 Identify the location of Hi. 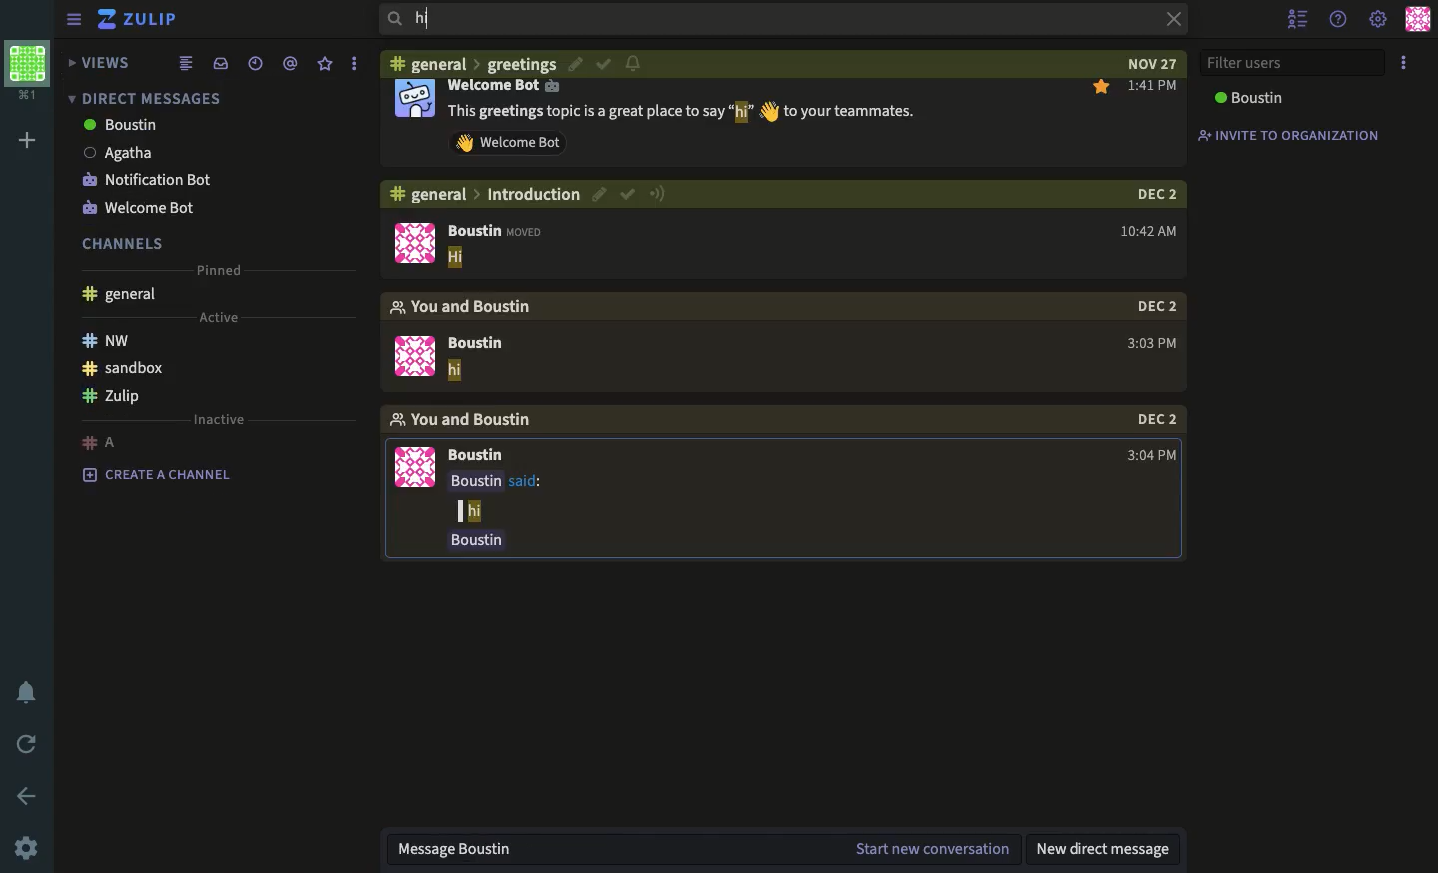
(458, 259).